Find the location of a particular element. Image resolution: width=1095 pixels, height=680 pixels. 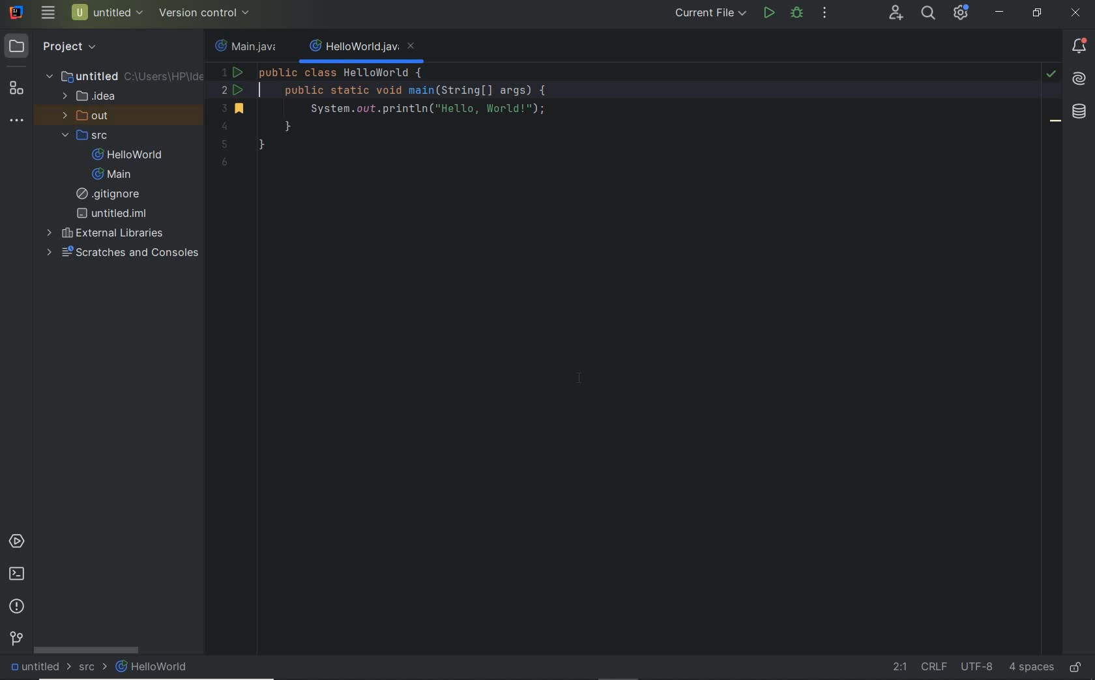

idea is located at coordinates (91, 95).